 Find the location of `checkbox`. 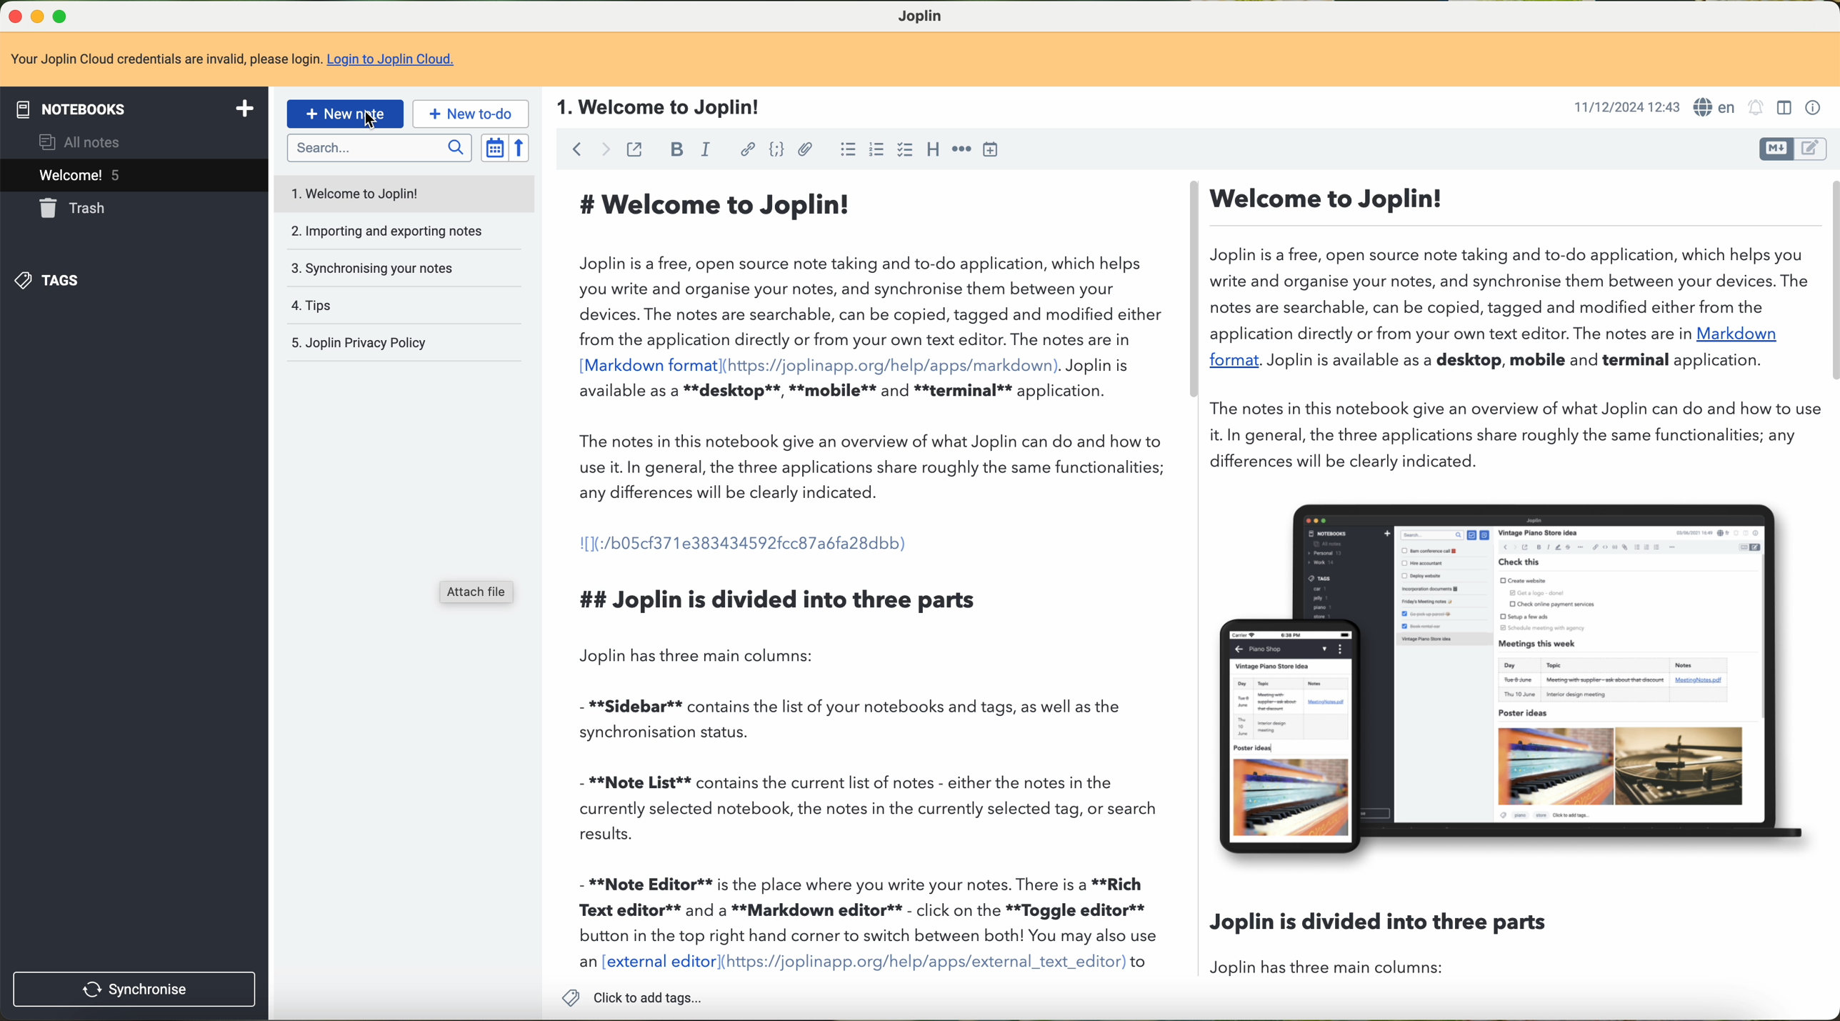

checkbox is located at coordinates (904, 150).